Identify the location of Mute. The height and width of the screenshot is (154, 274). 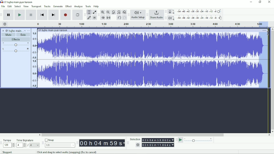
(9, 35).